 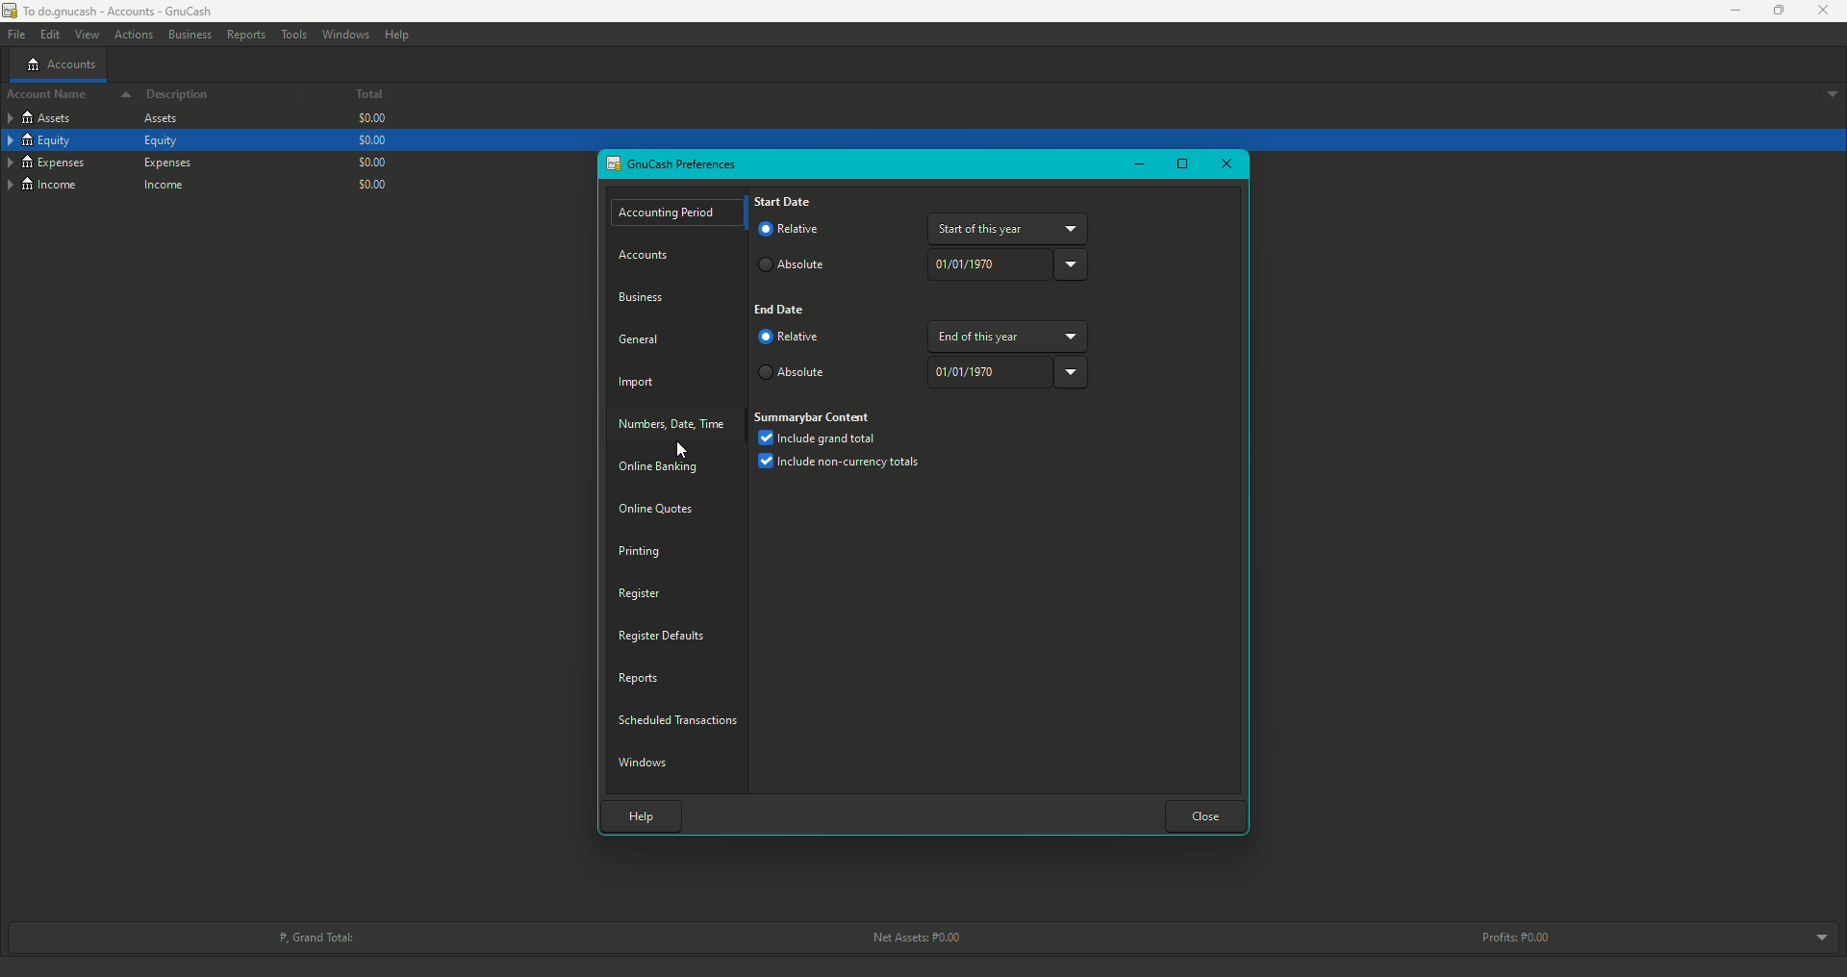 I want to click on Reports, so click(x=245, y=34).